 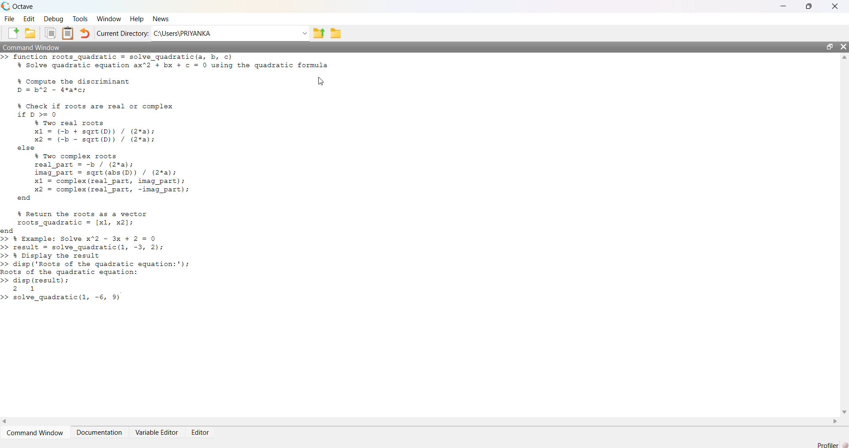 I want to click on >> function roots_quadratic = solve_quadratic(a, b, c)
% Solve quadratic equation ax*2 + bx + ¢ = 0 using the quadratic formula
% Compute the discriminant [N
D = b"2 - 4*a¥e;
% Check if roots are real or complex
if D>=0
% Two real roots
x1 = (-b + sqrt(D)) / (2%a);
x2 = (-b - sqre(D)) / (2*a);
else
% Two complex roots
real part = -b / (2a);
imag part = sqrt(abs(D)) / (2*a);
x1 = complex (real part, imag_part);
x2 = complex (real part, -imag_part);
end
% Return the roots as a vector
roots_quadratic = [x1, x2];
end
> & Example: Solve x°2 - 3x + 2 = 0
>> result = solve_guadratic(l, -3, 2);
>> & Display the result
>> disp ('Roots of the quadratic equation:');
Roots of the quadratic equation:
>> disp (result);
2 1
>> solve_guadratic(l, -6, 9), so click(x=175, y=182).